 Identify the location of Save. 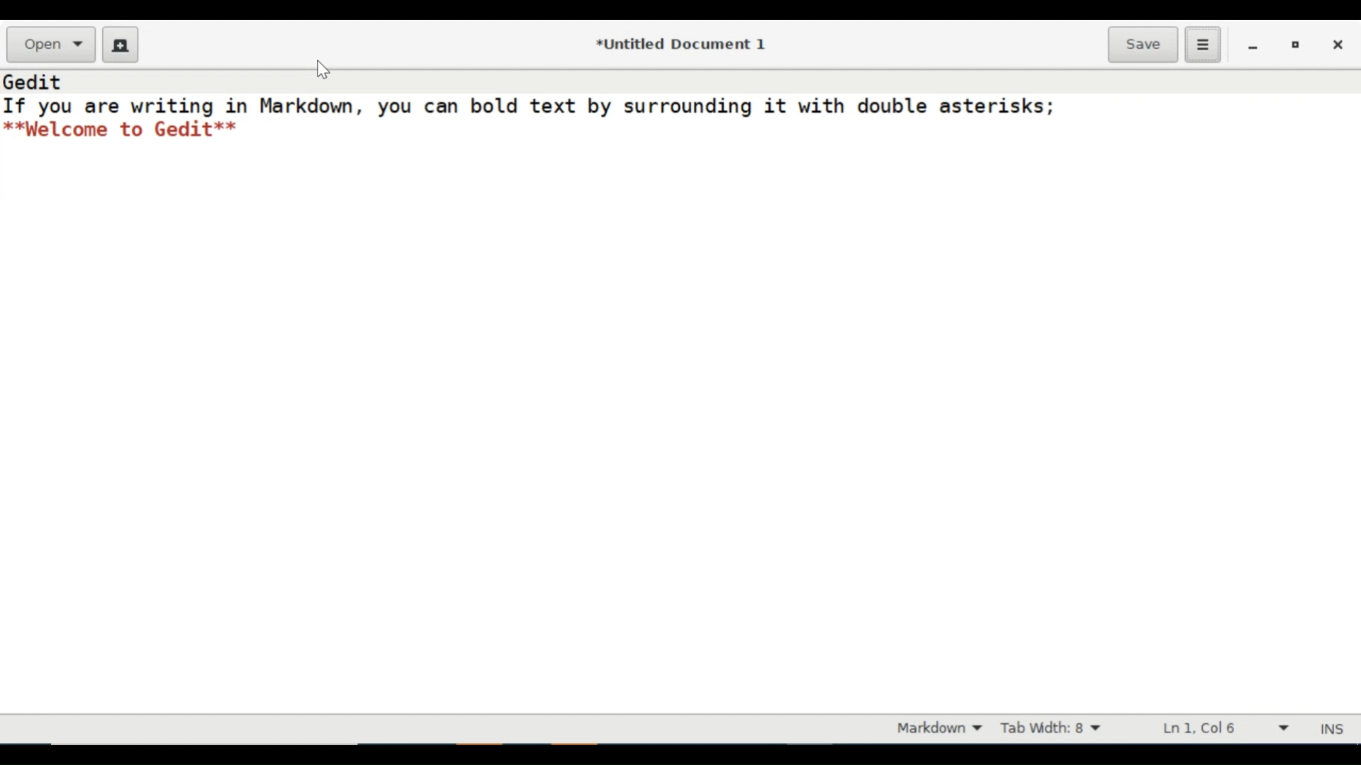
(1141, 44).